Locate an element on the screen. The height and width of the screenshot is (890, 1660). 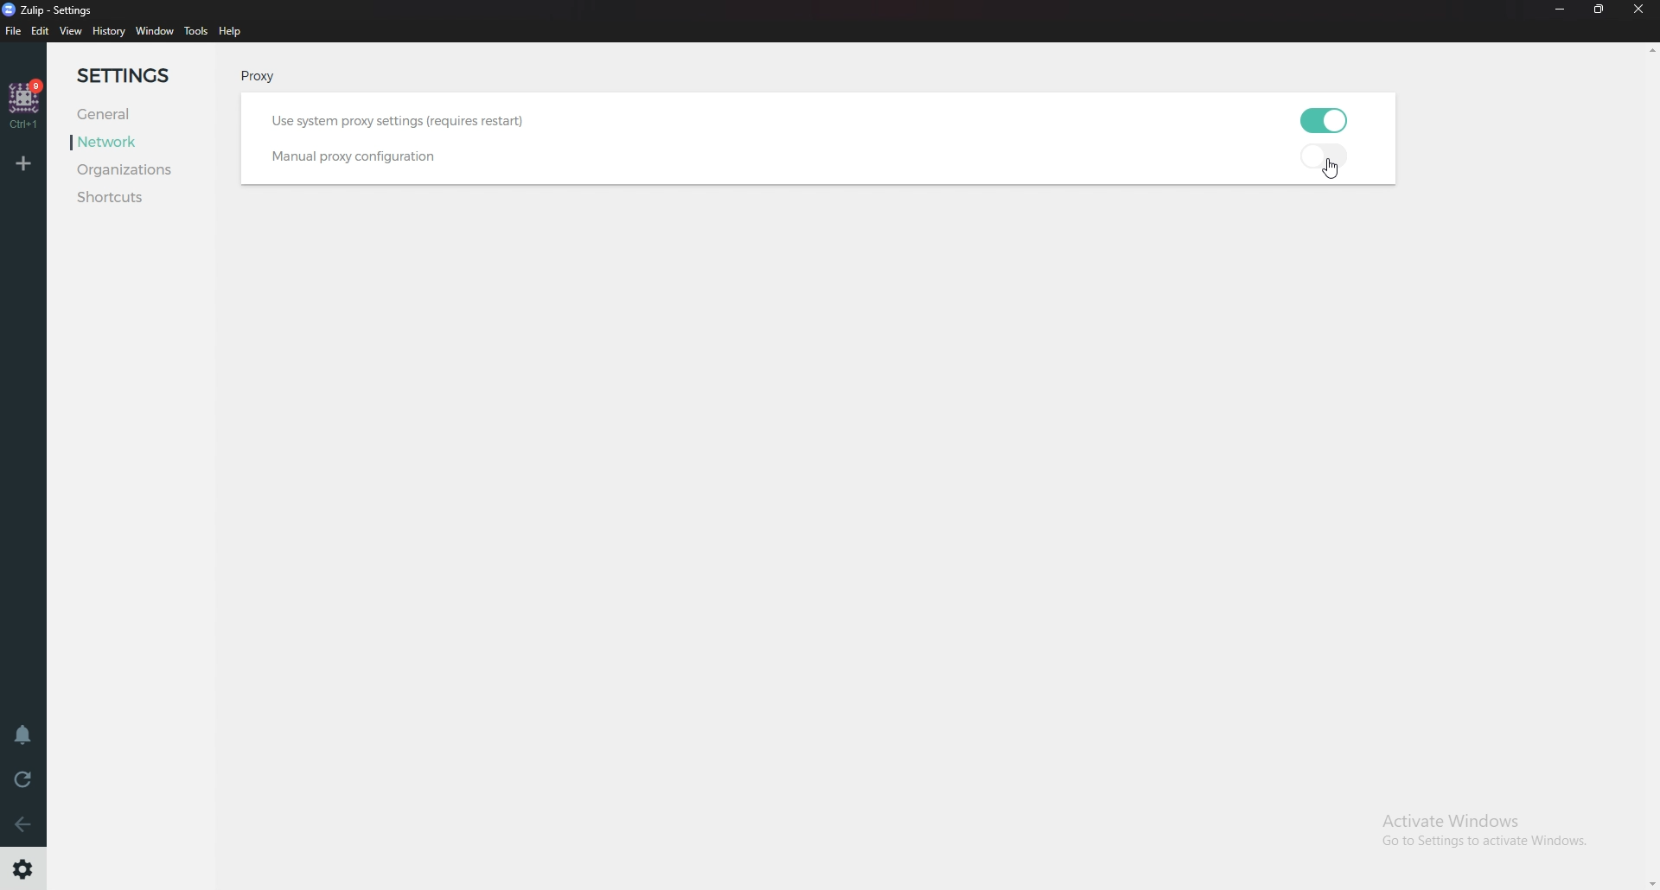
Manual proxy configuration is located at coordinates (348, 157).